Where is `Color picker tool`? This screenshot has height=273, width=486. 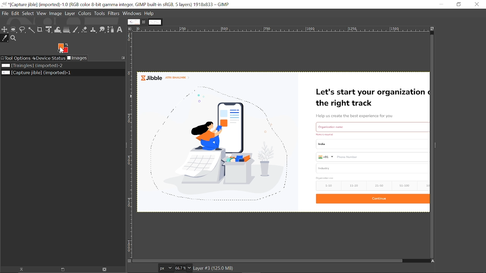
Color picker tool is located at coordinates (5, 39).